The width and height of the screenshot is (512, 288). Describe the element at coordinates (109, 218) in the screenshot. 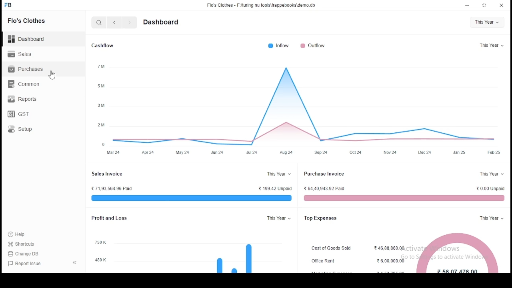

I see `profit and loss` at that location.